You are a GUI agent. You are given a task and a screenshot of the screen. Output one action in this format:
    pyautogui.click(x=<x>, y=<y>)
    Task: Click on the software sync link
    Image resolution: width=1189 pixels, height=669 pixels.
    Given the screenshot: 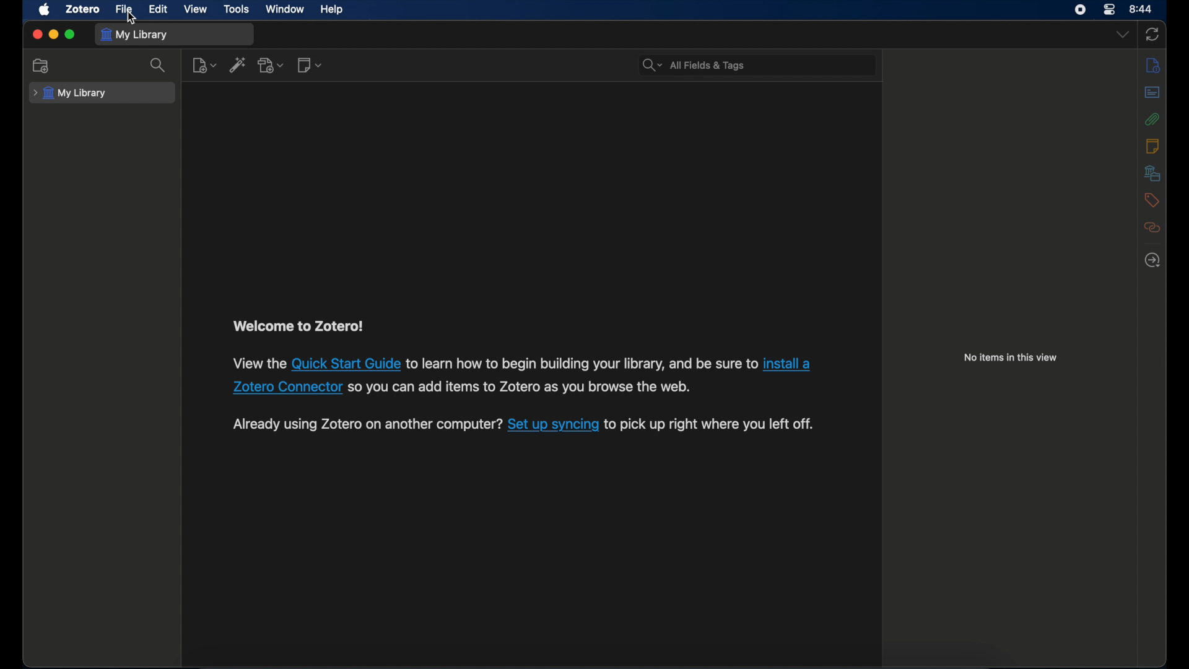 What is the action you would take?
    pyautogui.click(x=554, y=426)
    